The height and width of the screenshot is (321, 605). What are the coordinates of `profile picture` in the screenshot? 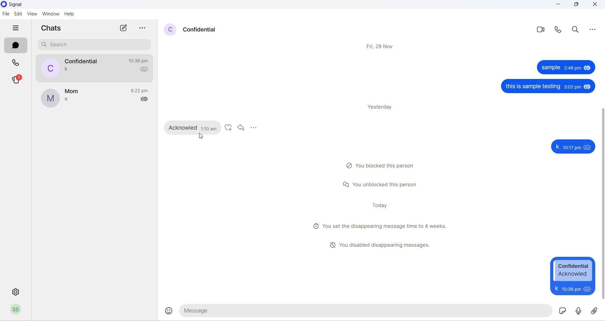 It's located at (50, 68).